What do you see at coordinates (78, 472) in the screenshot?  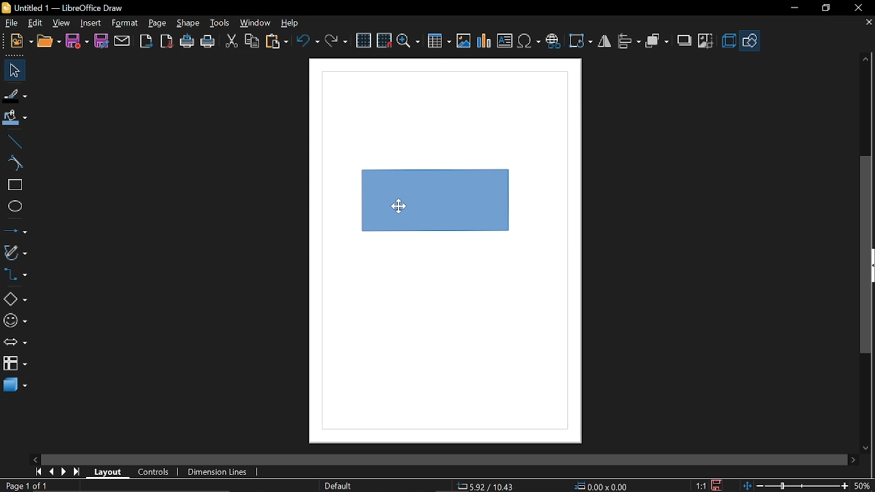 I see `go to last page` at bounding box center [78, 472].